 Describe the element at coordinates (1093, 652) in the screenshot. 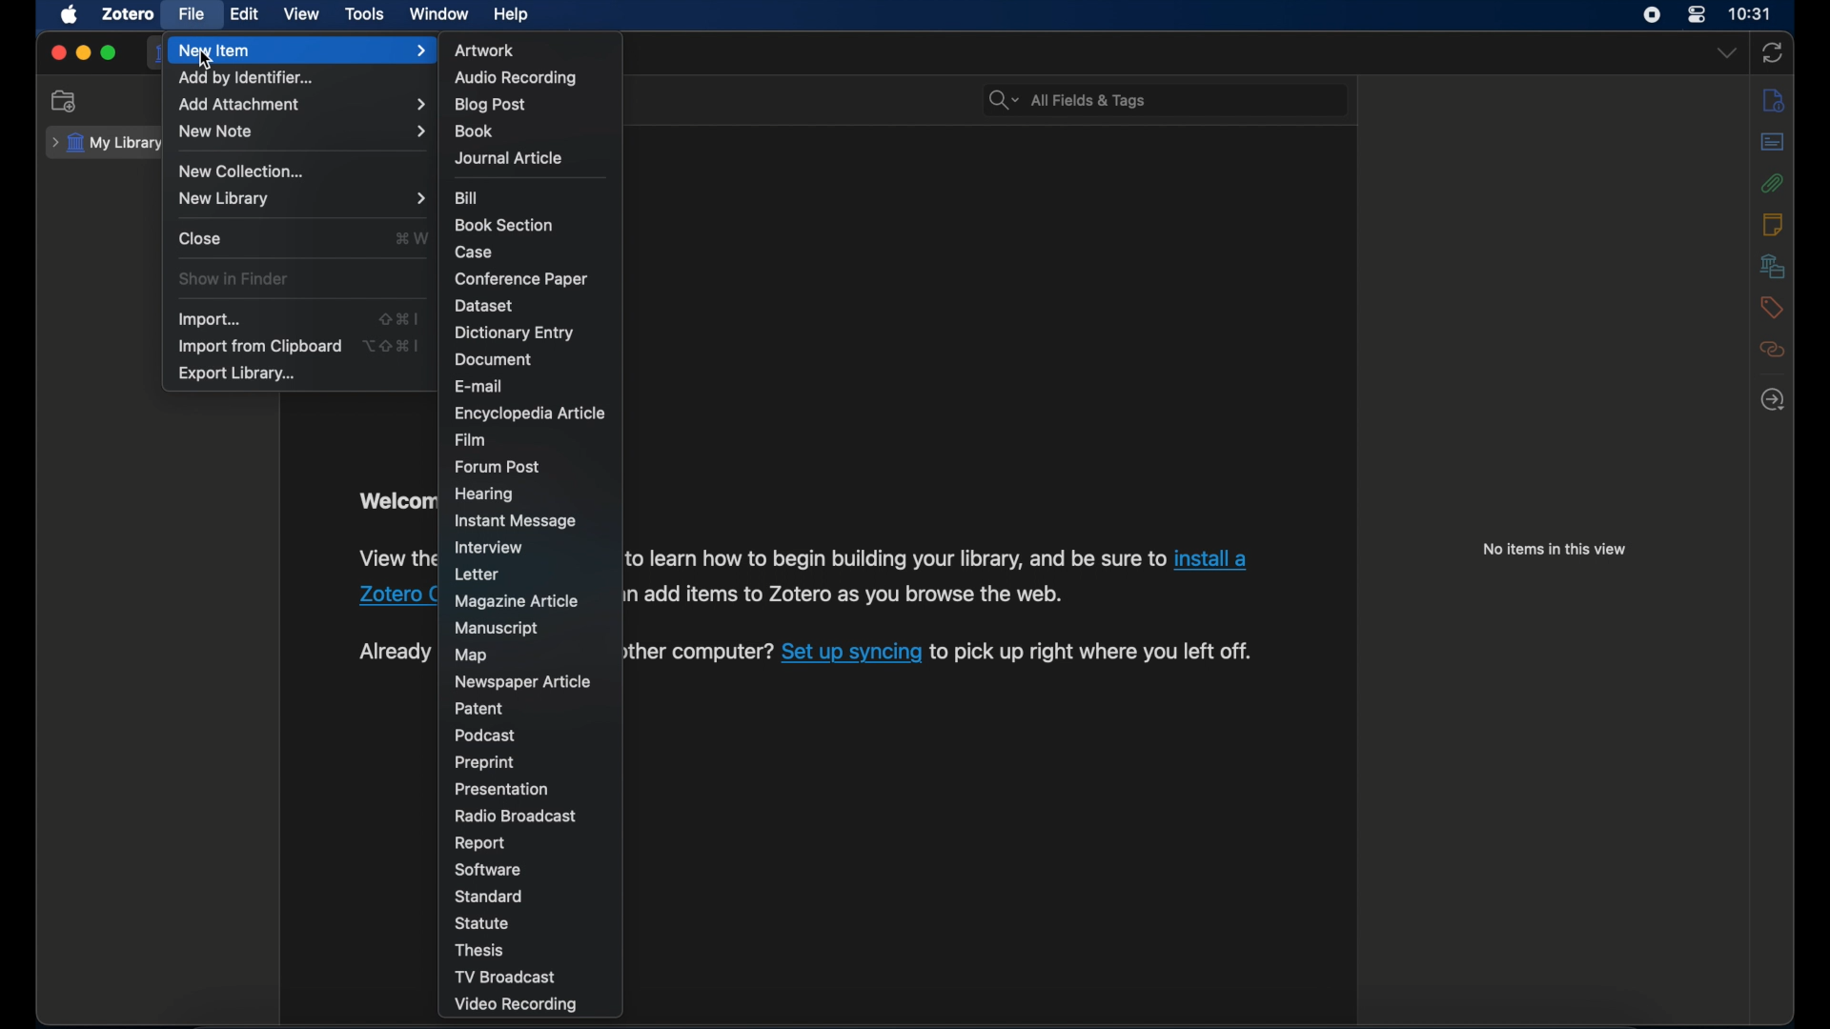

I see `text` at that location.